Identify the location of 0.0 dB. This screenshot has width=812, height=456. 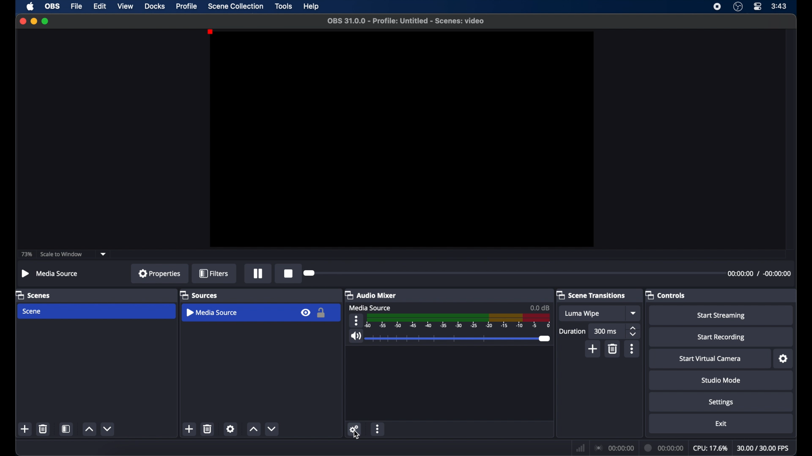
(540, 307).